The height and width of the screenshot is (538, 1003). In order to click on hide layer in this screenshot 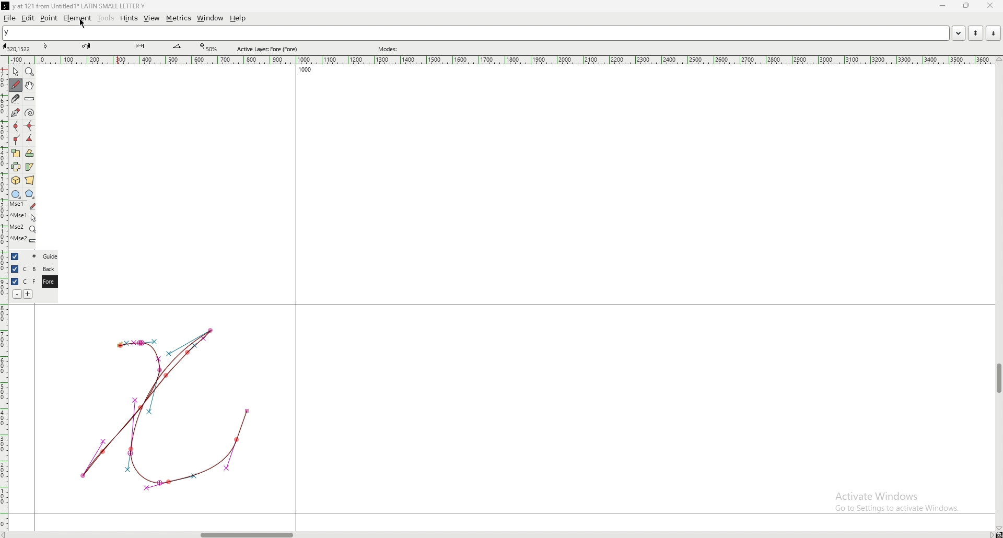, I will do `click(15, 269)`.